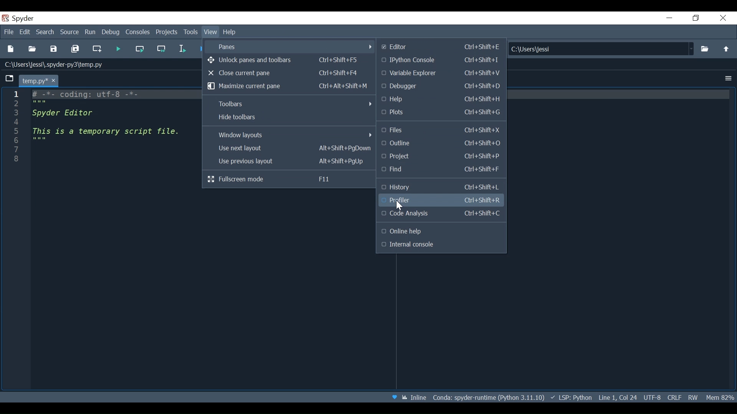 The image size is (737, 414). What do you see at coordinates (728, 78) in the screenshot?
I see `Options` at bounding box center [728, 78].